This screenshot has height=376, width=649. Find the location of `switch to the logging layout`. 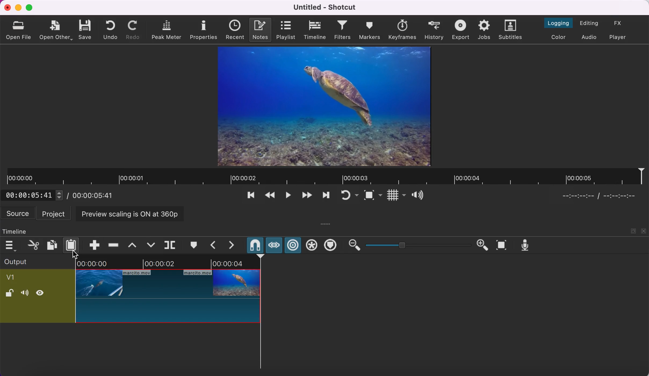

switch to the logging layout is located at coordinates (560, 23).